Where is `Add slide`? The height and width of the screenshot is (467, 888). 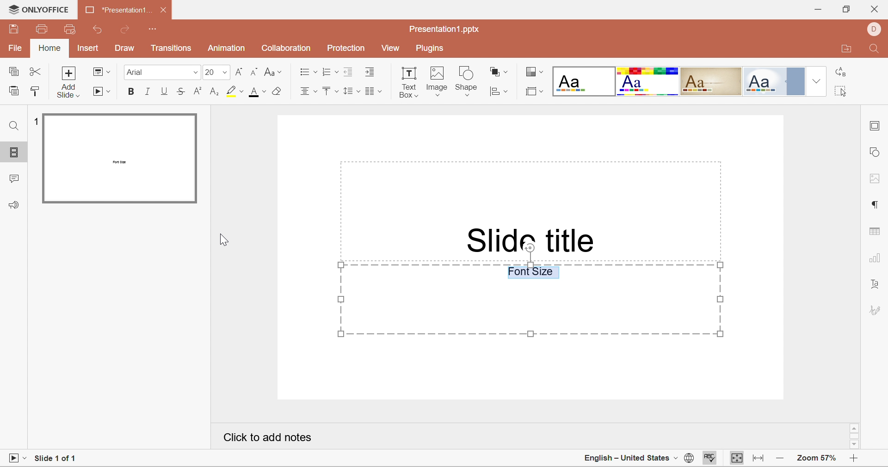 Add slide is located at coordinates (70, 83).